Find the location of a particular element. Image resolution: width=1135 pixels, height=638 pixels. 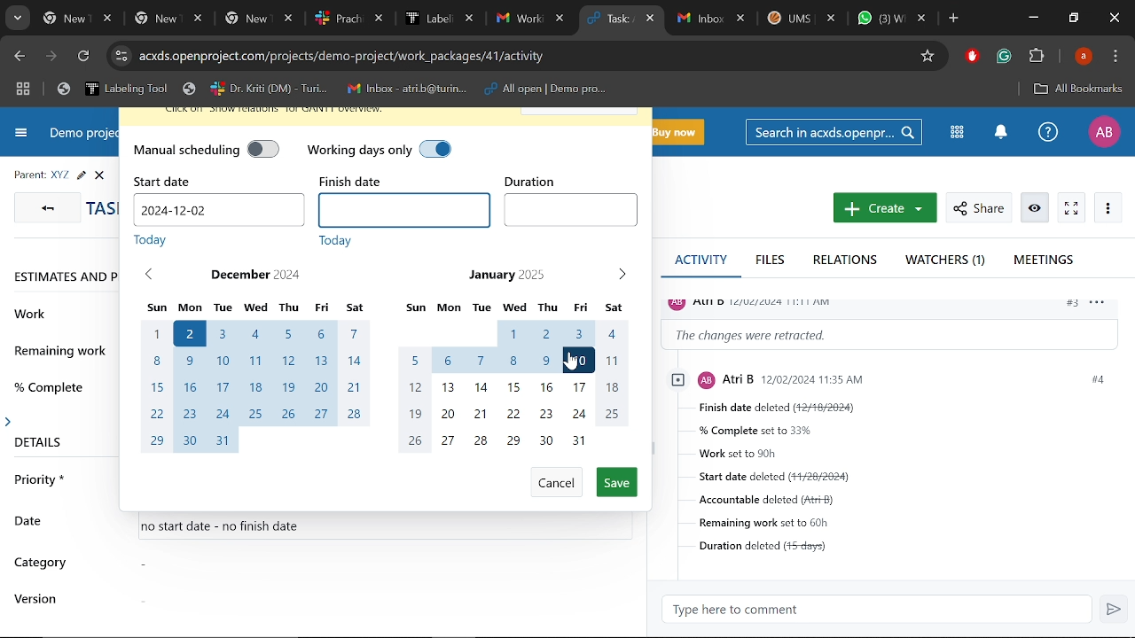

More is located at coordinates (1107, 206).